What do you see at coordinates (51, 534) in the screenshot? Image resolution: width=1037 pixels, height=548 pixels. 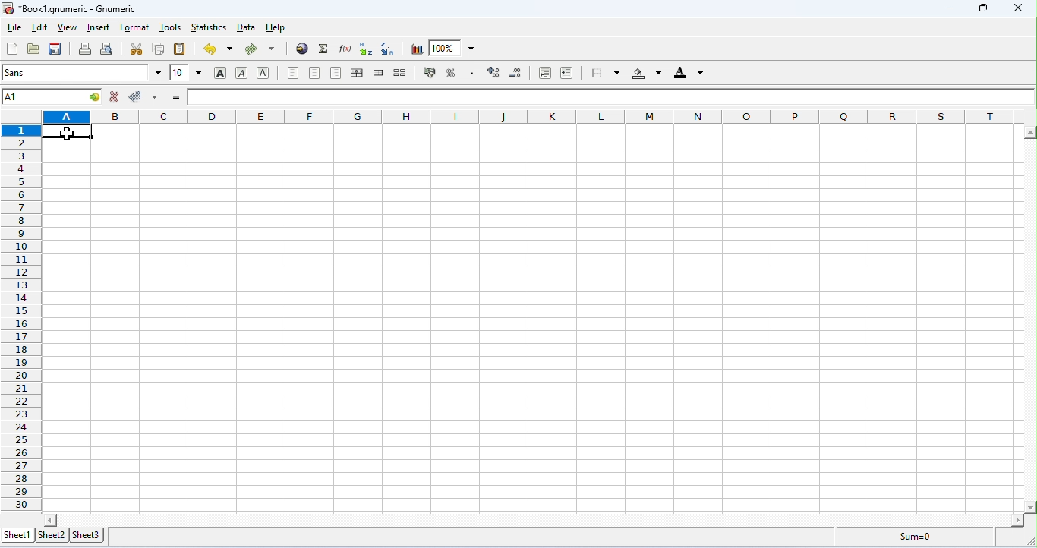 I see `sheet2` at bounding box center [51, 534].